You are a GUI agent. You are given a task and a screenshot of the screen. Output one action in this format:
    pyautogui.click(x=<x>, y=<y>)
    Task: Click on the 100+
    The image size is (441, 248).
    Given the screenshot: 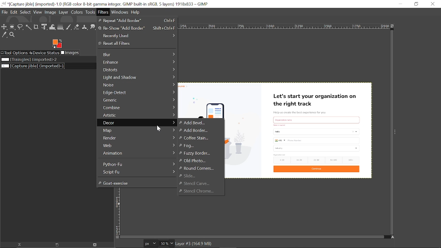 What is the action you would take?
    pyautogui.click(x=353, y=160)
    